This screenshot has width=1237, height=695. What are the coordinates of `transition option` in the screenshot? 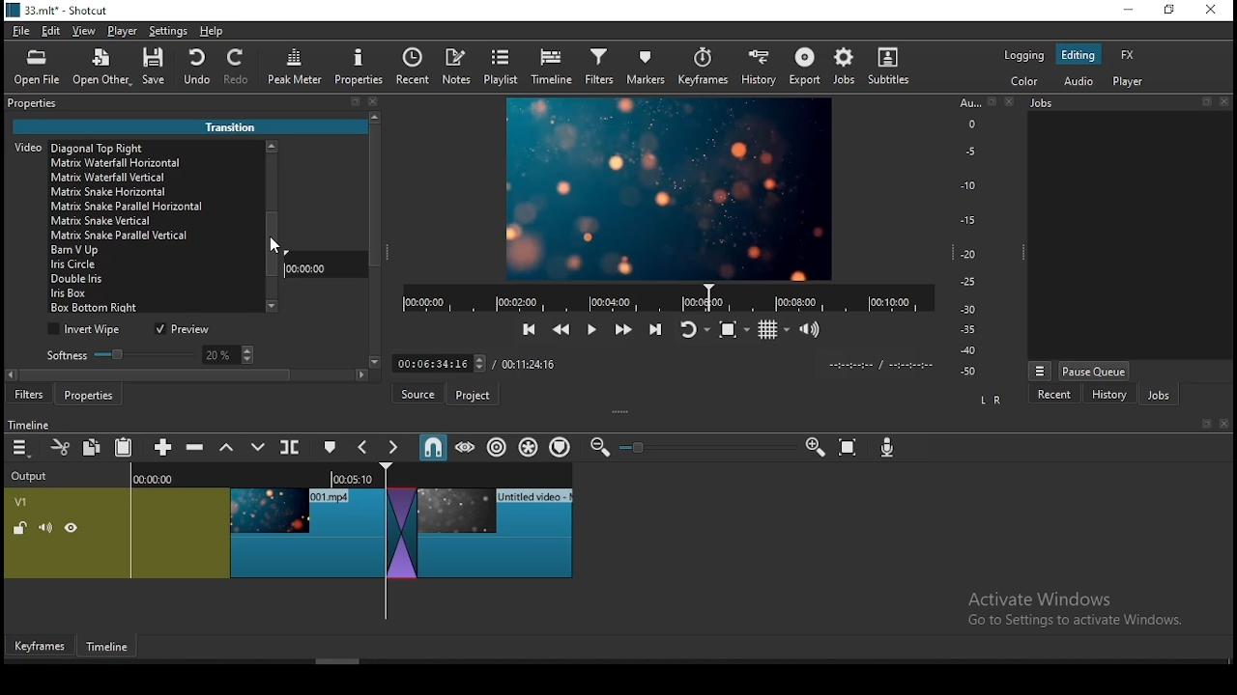 It's located at (151, 222).